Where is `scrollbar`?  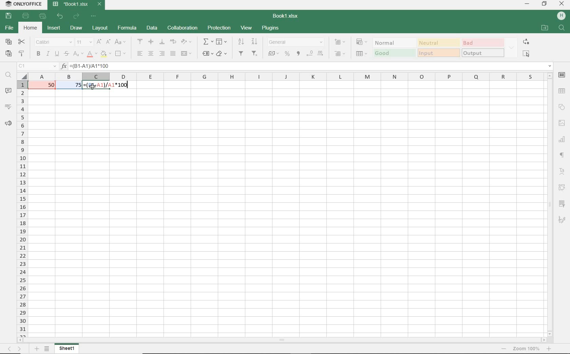
scrollbar is located at coordinates (551, 204).